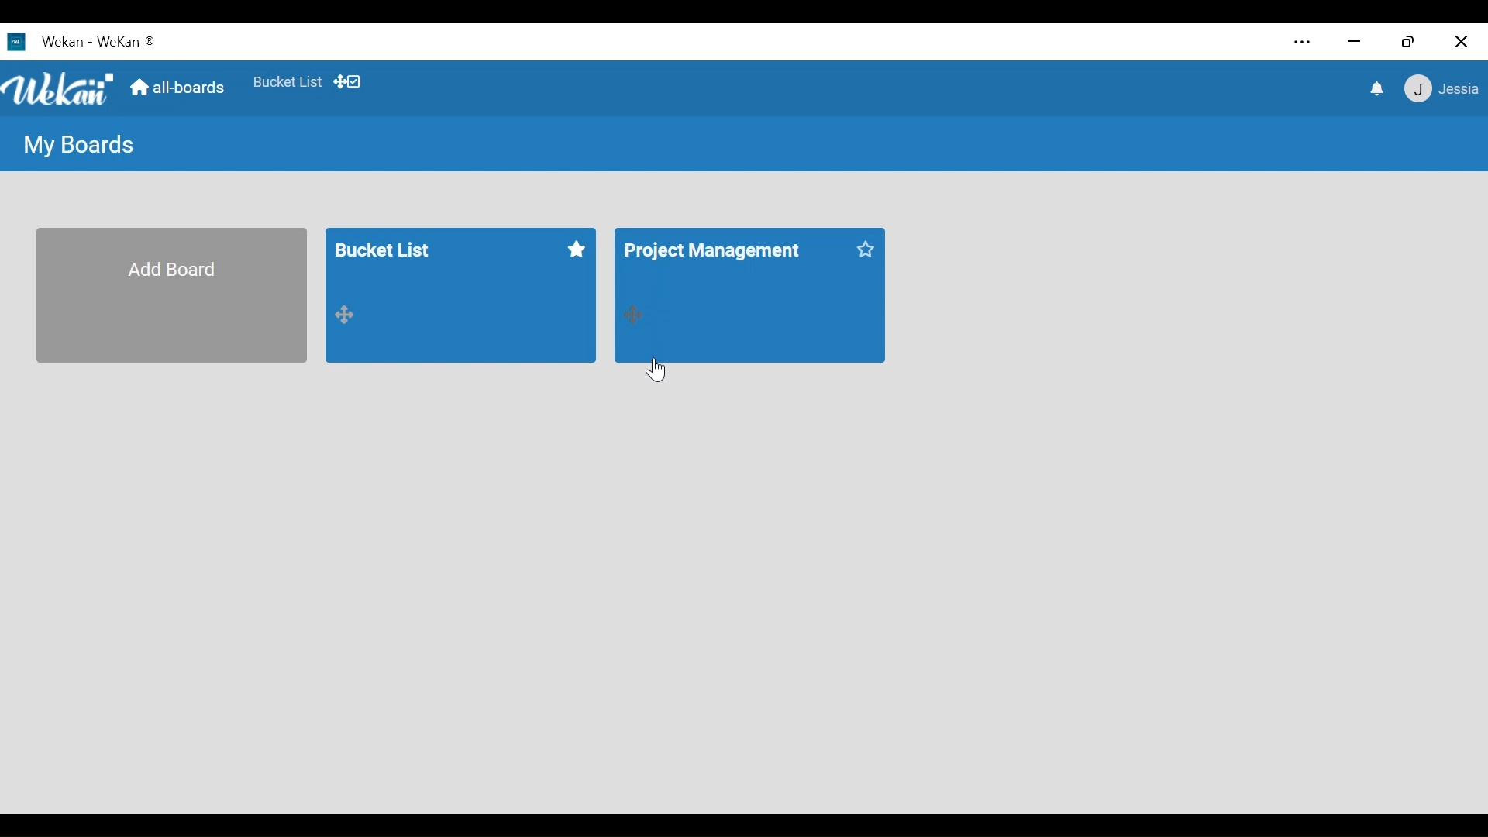 The width and height of the screenshot is (1488, 837). I want to click on Add Board, so click(170, 294).